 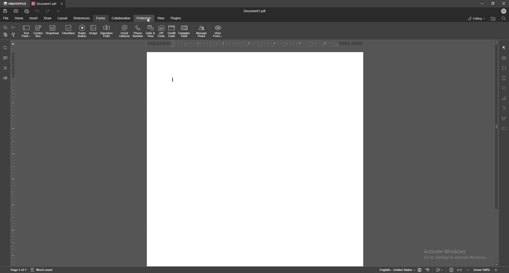 What do you see at coordinates (43, 270) in the screenshot?
I see `word count` at bounding box center [43, 270].